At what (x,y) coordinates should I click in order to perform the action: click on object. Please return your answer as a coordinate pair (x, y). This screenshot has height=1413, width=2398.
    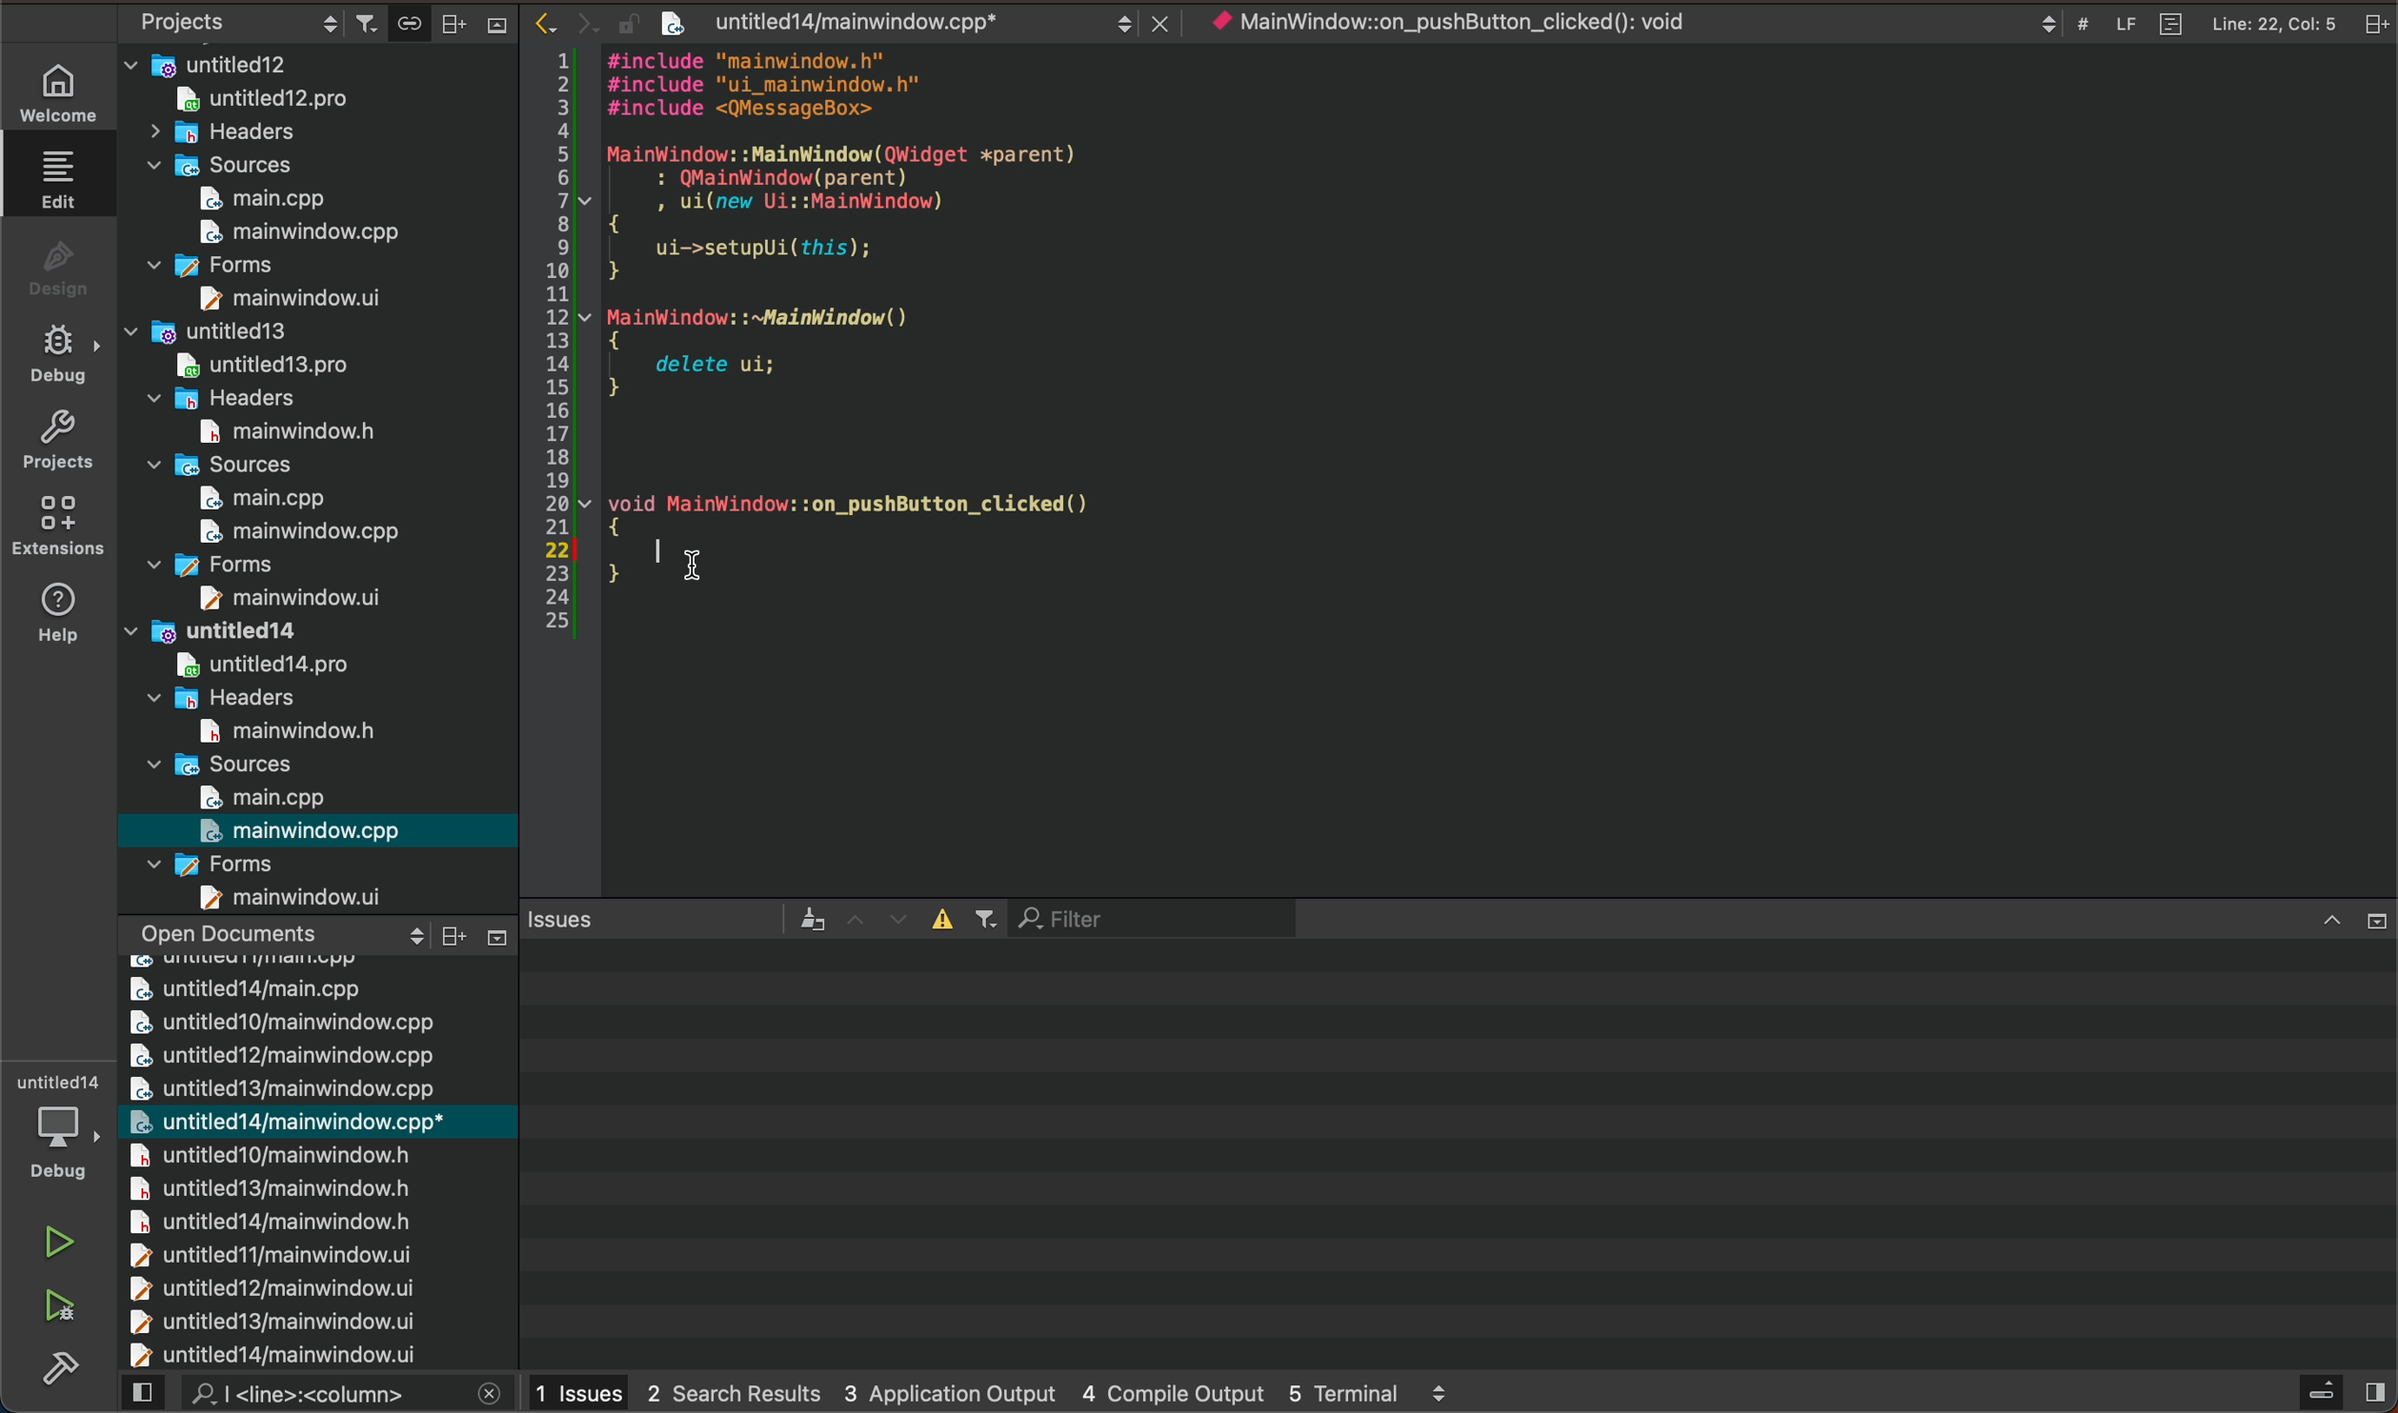
    Looking at the image, I should click on (1480, 22).